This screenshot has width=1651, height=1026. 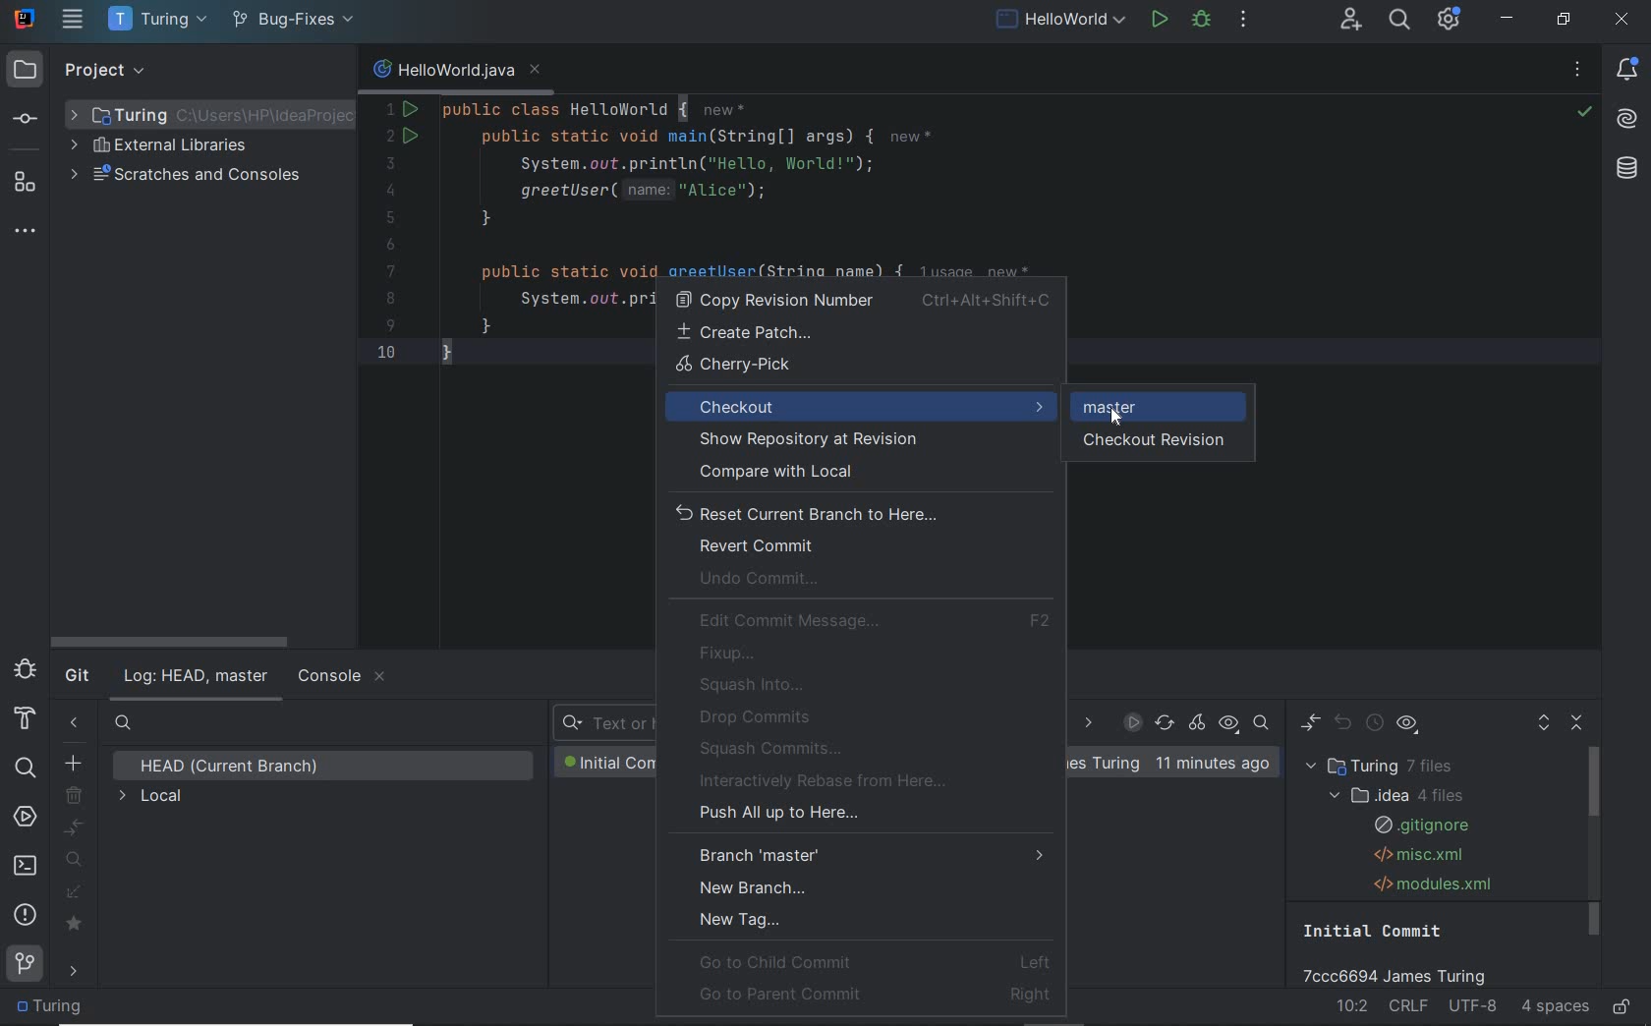 What do you see at coordinates (76, 895) in the screenshot?
I see `fetch all remotes` at bounding box center [76, 895].